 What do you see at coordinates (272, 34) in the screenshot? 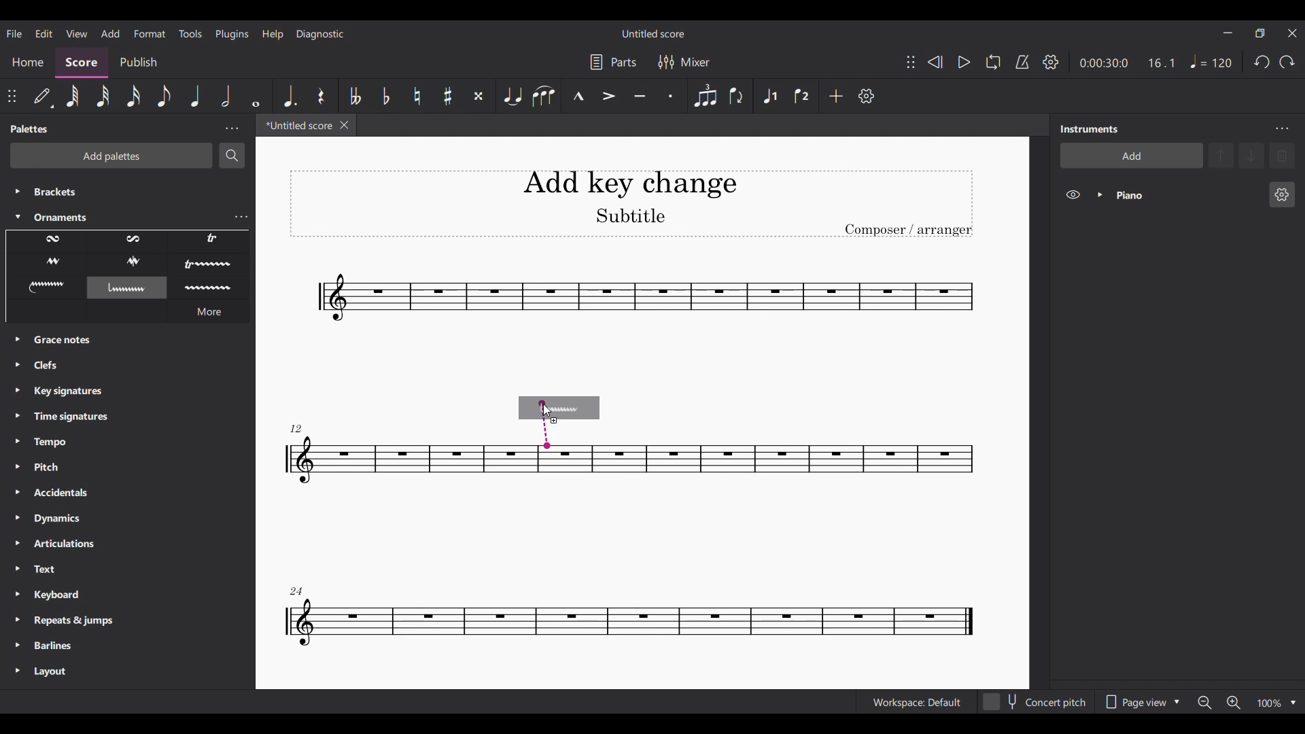
I see `Help menu` at bounding box center [272, 34].